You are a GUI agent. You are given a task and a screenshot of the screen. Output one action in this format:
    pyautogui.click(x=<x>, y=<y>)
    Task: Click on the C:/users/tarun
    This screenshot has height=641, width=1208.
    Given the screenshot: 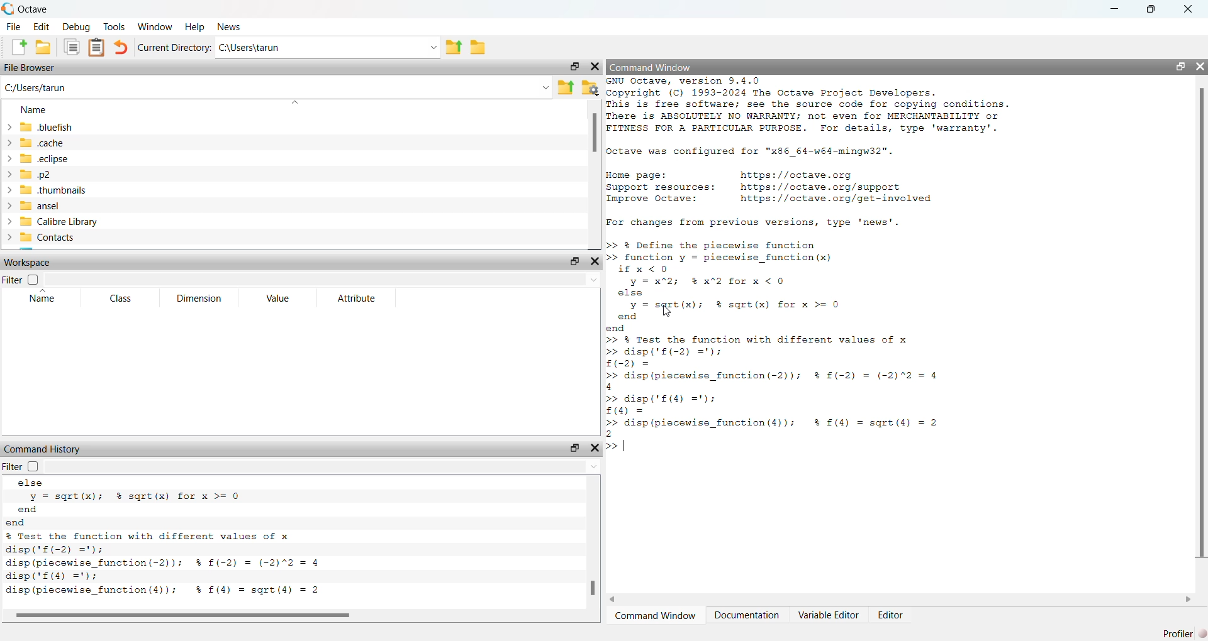 What is the action you would take?
    pyautogui.click(x=328, y=48)
    